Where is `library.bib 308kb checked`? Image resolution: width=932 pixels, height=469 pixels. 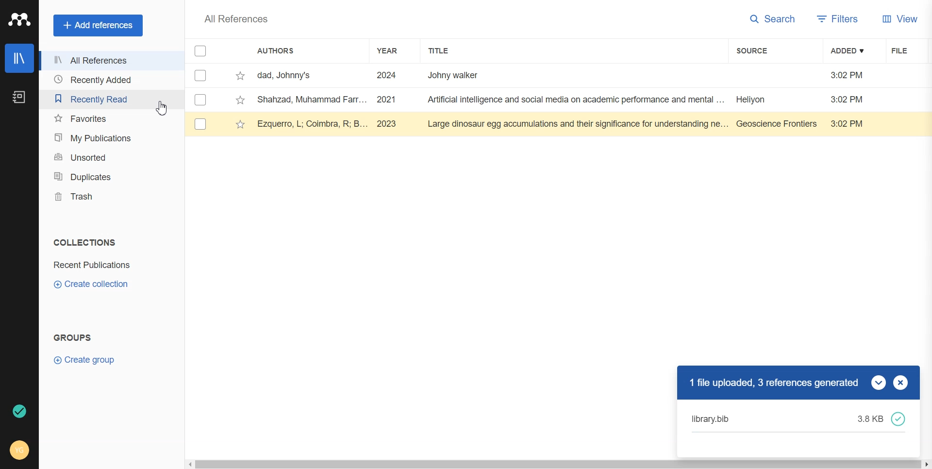 library.bib 308kb checked is located at coordinates (799, 419).